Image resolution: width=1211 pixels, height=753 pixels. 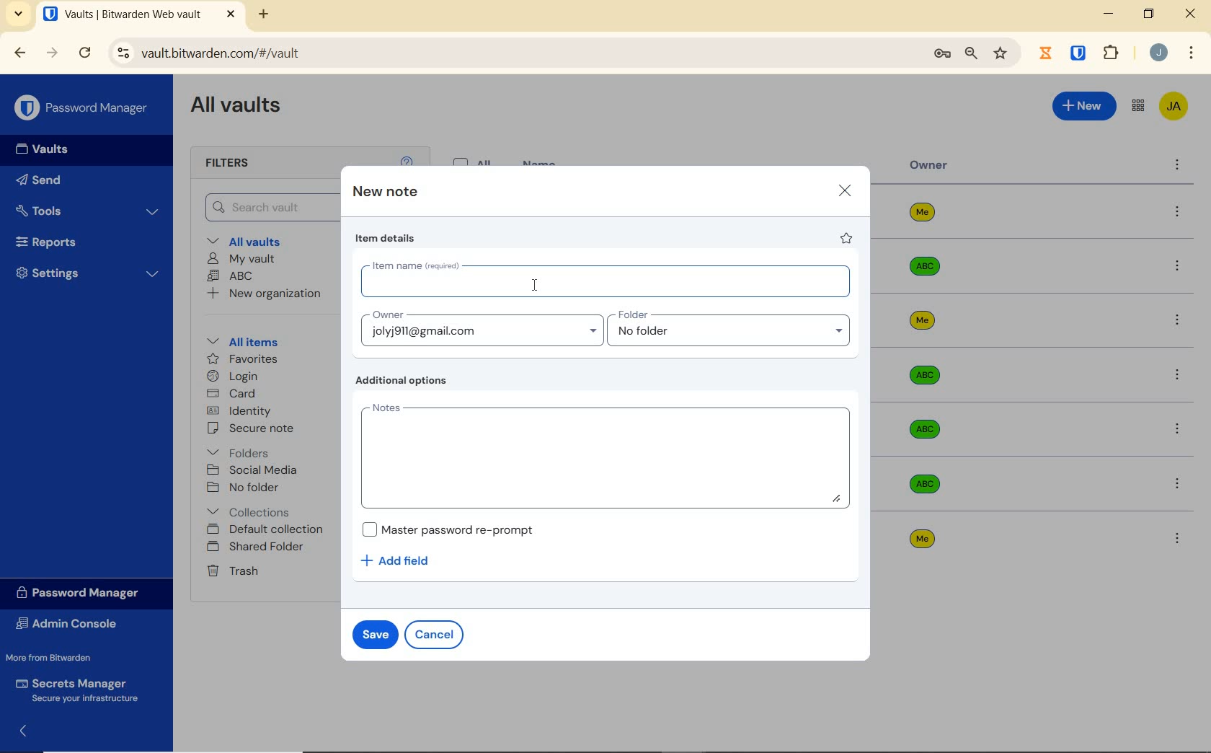 I want to click on close, so click(x=845, y=190).